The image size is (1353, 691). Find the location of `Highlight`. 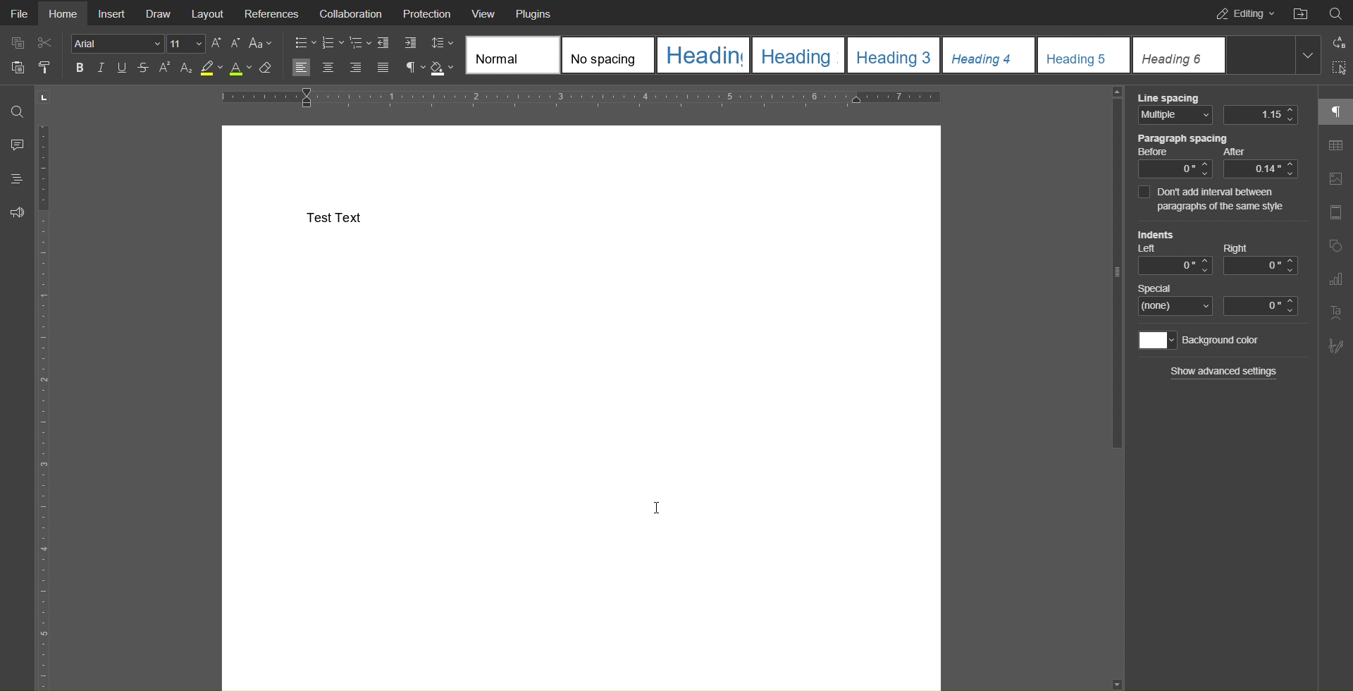

Highlight is located at coordinates (211, 68).